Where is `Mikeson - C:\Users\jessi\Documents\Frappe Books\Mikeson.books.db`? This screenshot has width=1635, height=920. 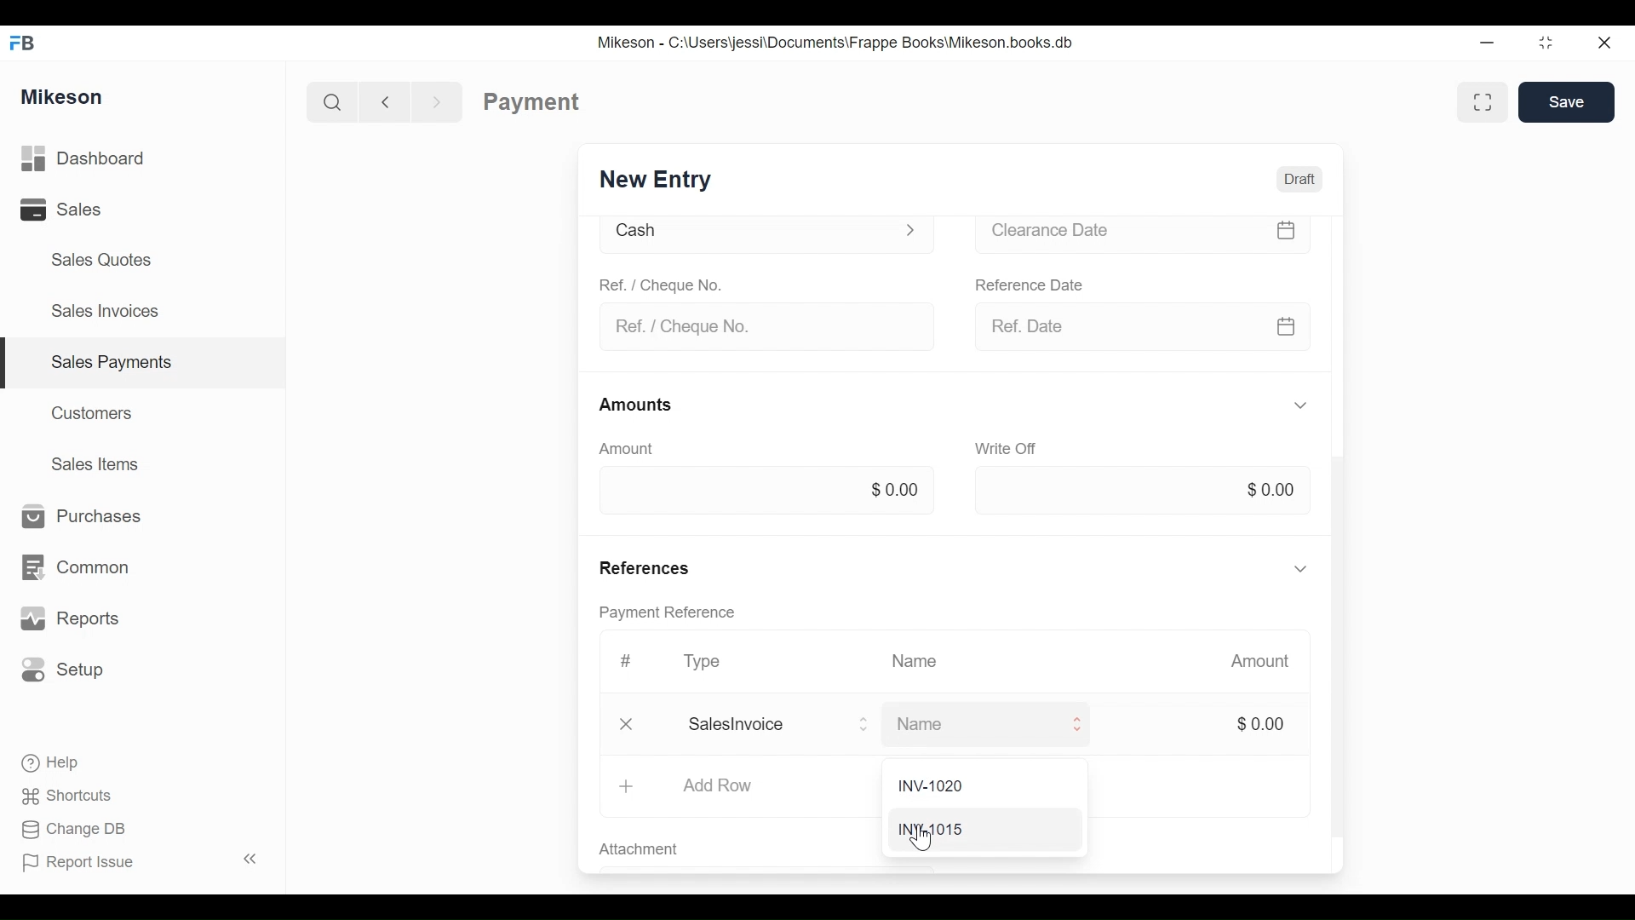 Mikeson - C:\Users\jessi\Documents\Frappe Books\Mikeson.books.db is located at coordinates (837, 43).